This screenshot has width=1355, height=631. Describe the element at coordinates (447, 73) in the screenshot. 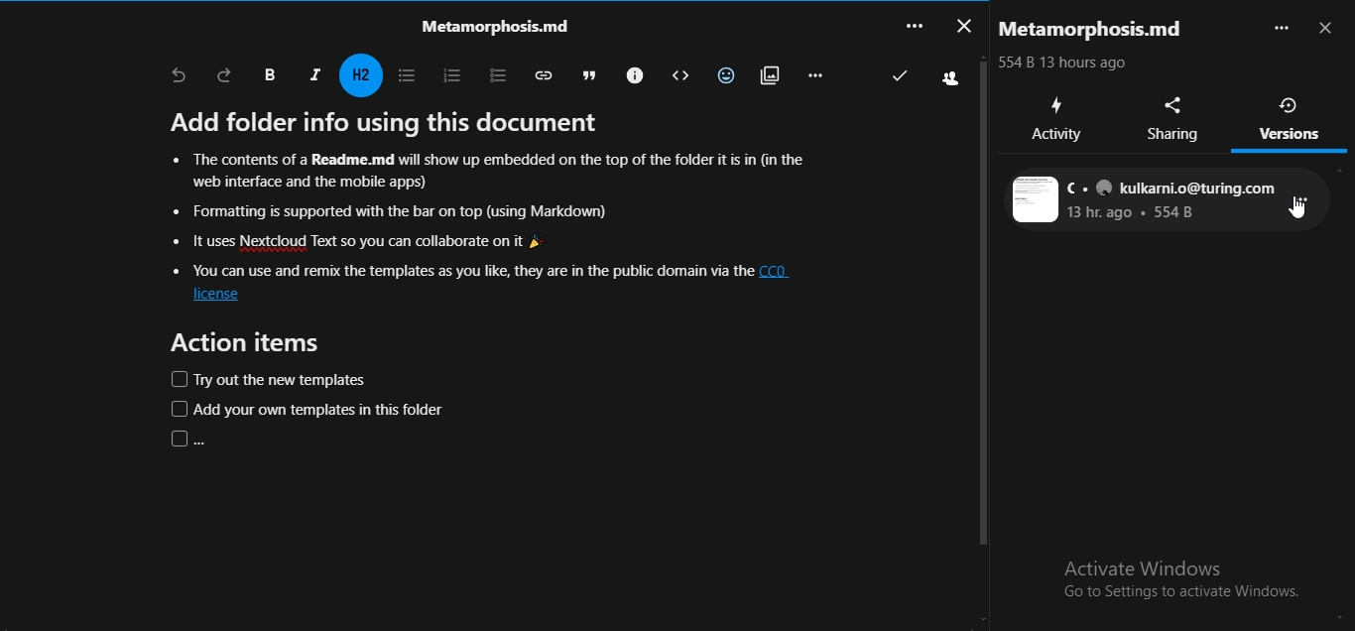

I see `ordered list` at that location.